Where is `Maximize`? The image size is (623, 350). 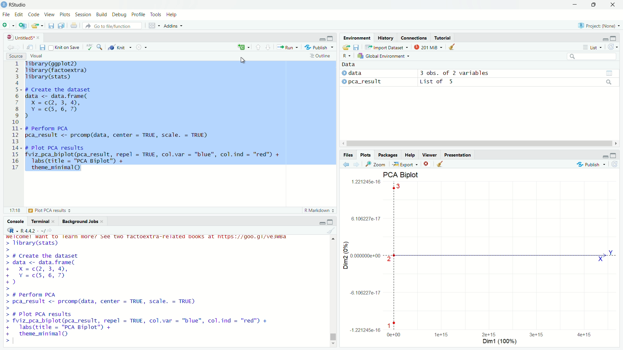 Maximize is located at coordinates (593, 5).